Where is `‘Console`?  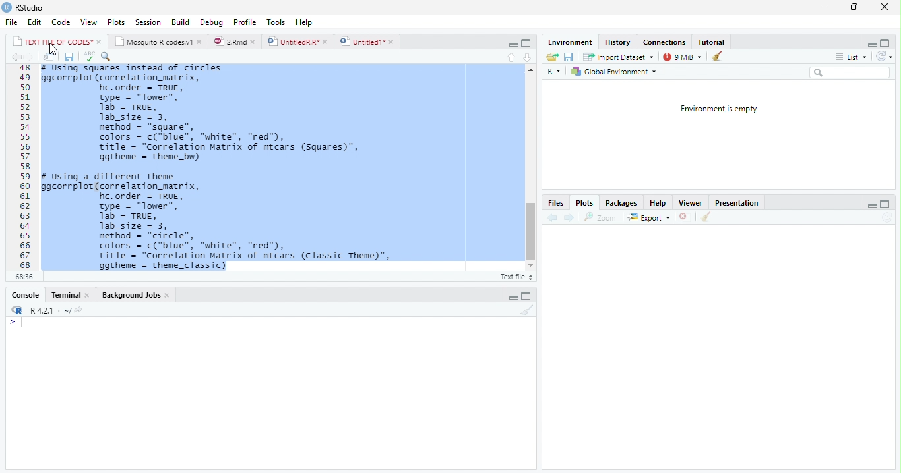 ‘Console is located at coordinates (22, 296).